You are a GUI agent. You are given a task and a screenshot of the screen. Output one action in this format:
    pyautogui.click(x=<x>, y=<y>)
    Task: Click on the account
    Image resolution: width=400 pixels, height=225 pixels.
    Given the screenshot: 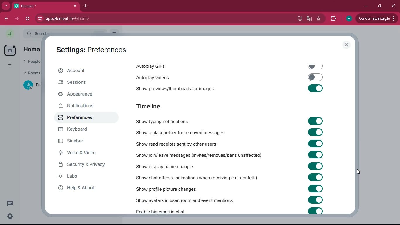 What is the action you would take?
    pyautogui.click(x=87, y=71)
    